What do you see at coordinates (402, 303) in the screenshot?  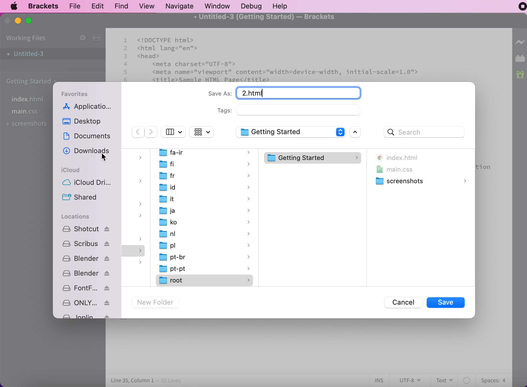 I see `cancel` at bounding box center [402, 303].